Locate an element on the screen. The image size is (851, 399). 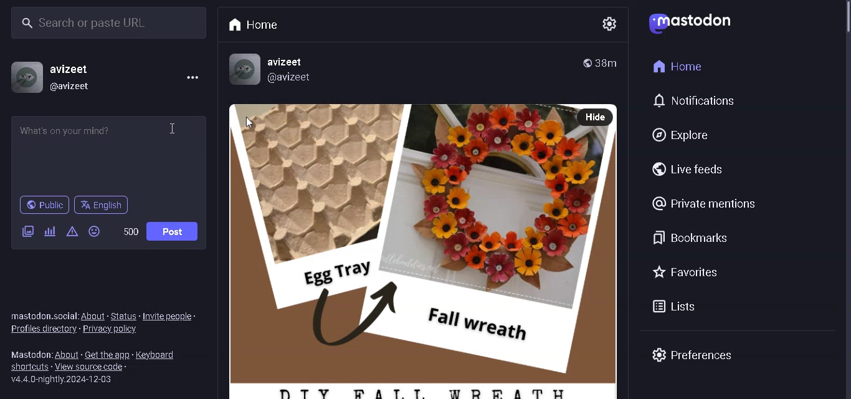
add poll is located at coordinates (49, 231).